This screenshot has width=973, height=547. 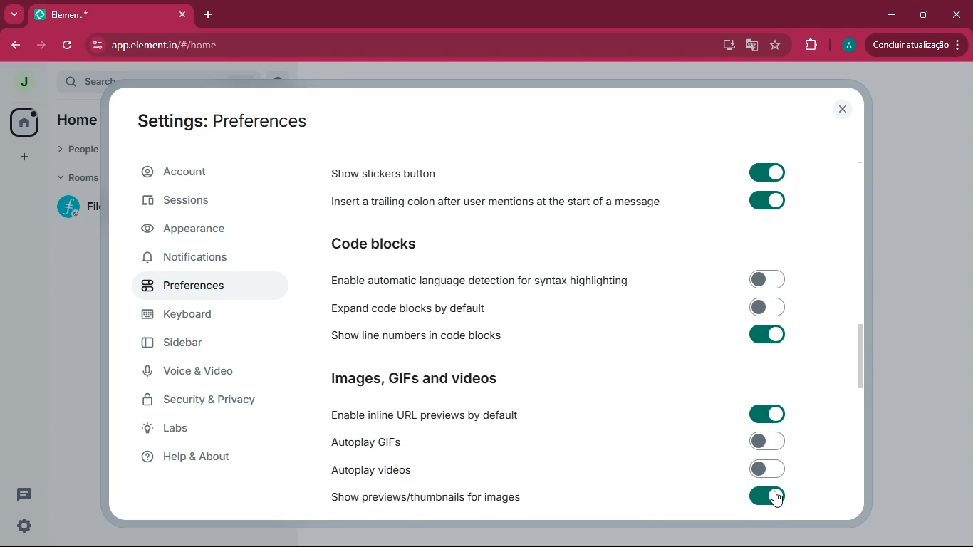 What do you see at coordinates (40, 46) in the screenshot?
I see `forward` at bounding box center [40, 46].